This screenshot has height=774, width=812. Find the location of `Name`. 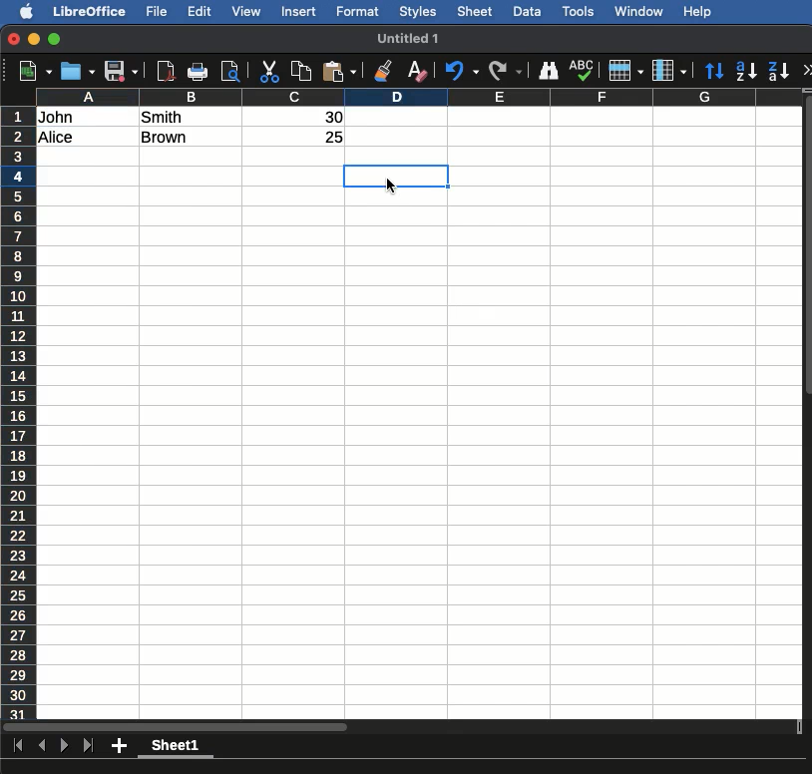

Name is located at coordinates (412, 40).